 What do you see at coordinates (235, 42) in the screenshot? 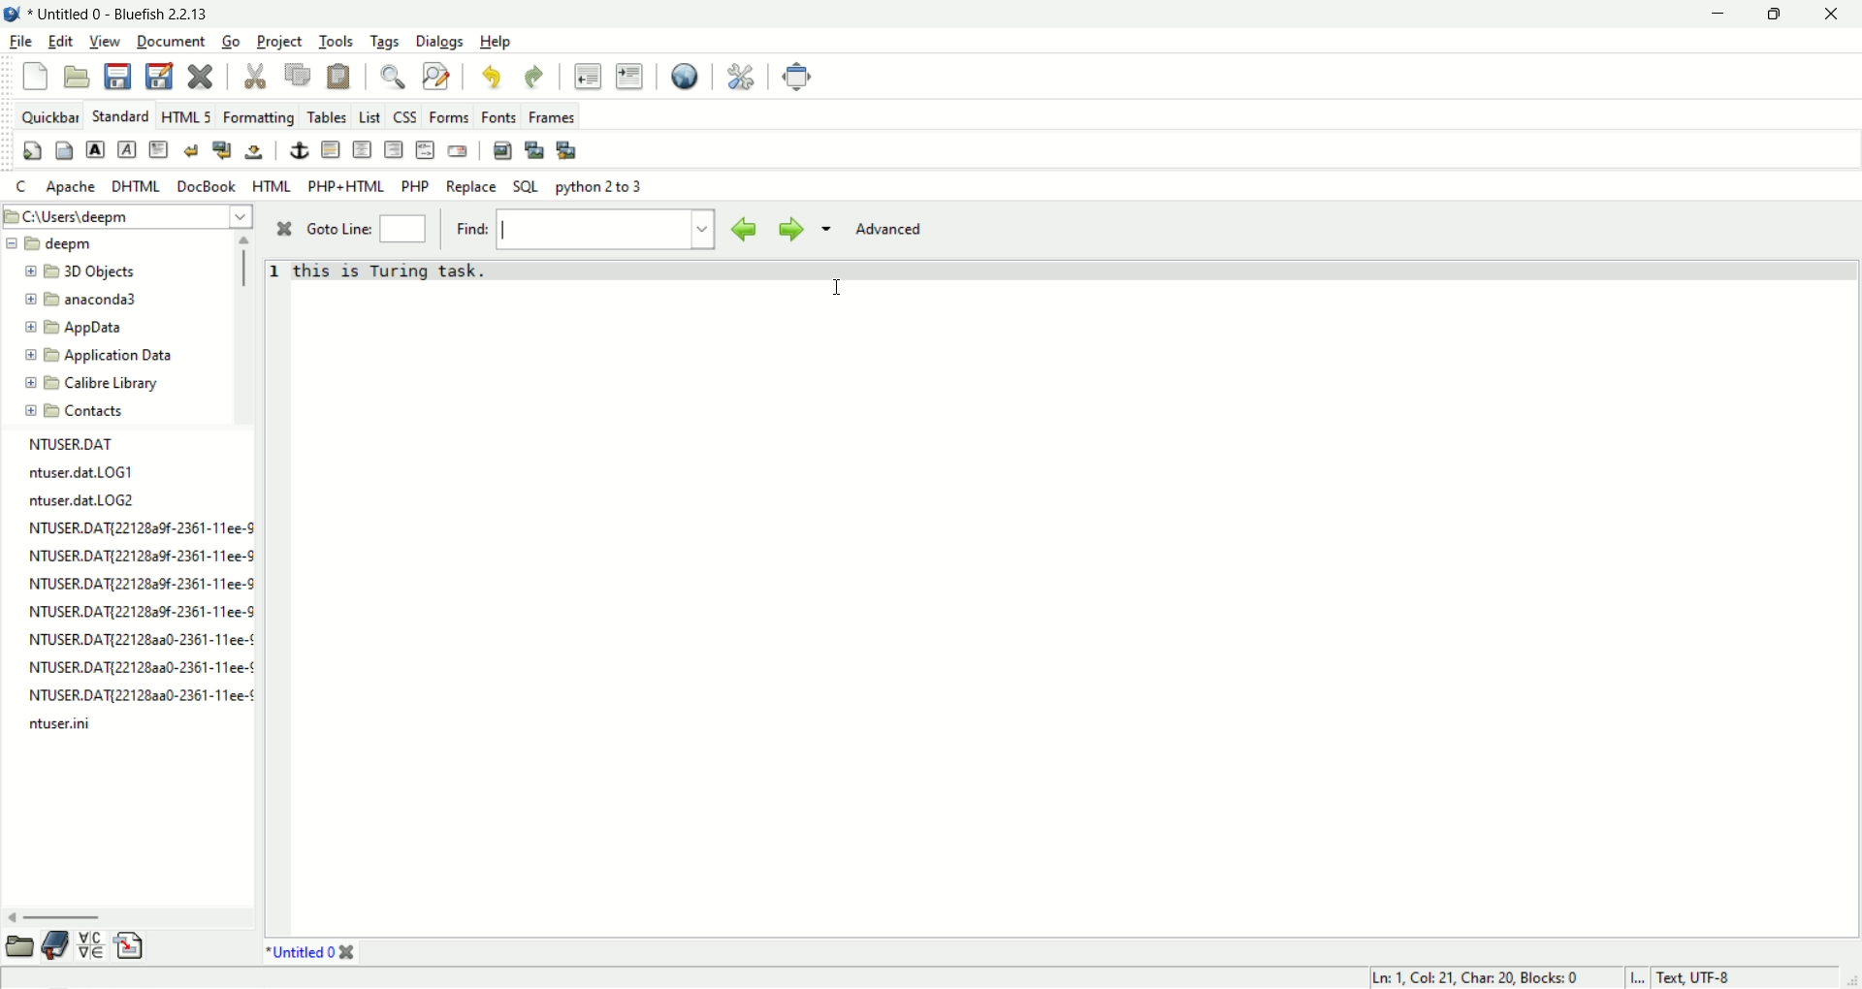
I see `Go` at bounding box center [235, 42].